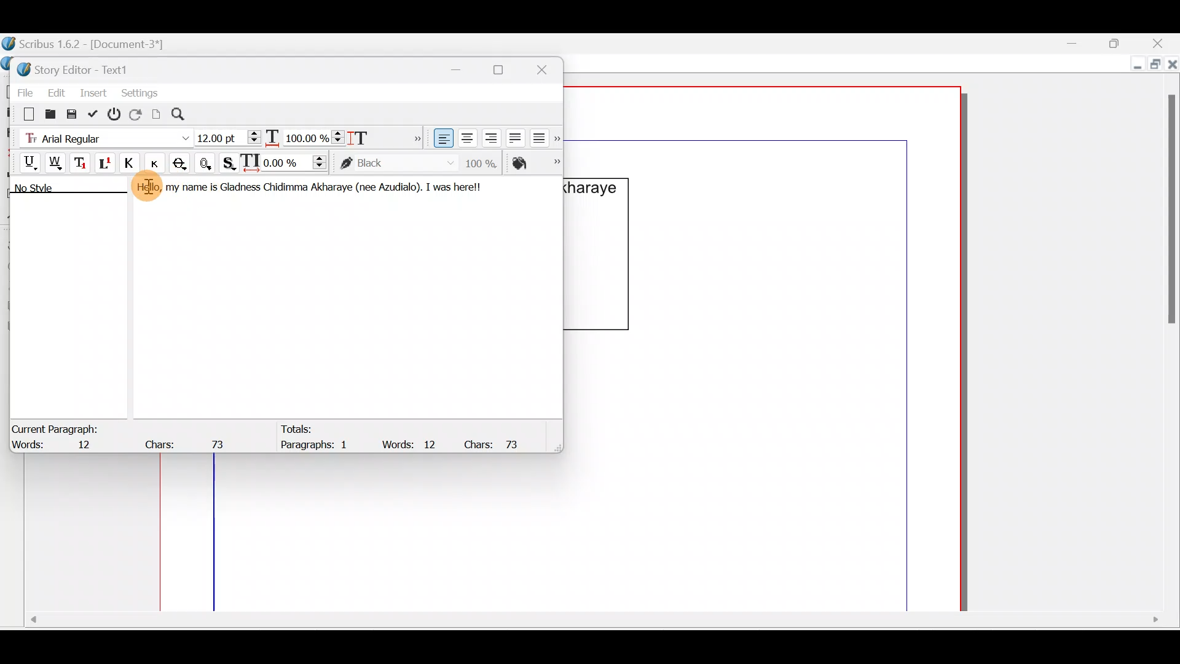  I want to click on Cursor, so click(149, 194).